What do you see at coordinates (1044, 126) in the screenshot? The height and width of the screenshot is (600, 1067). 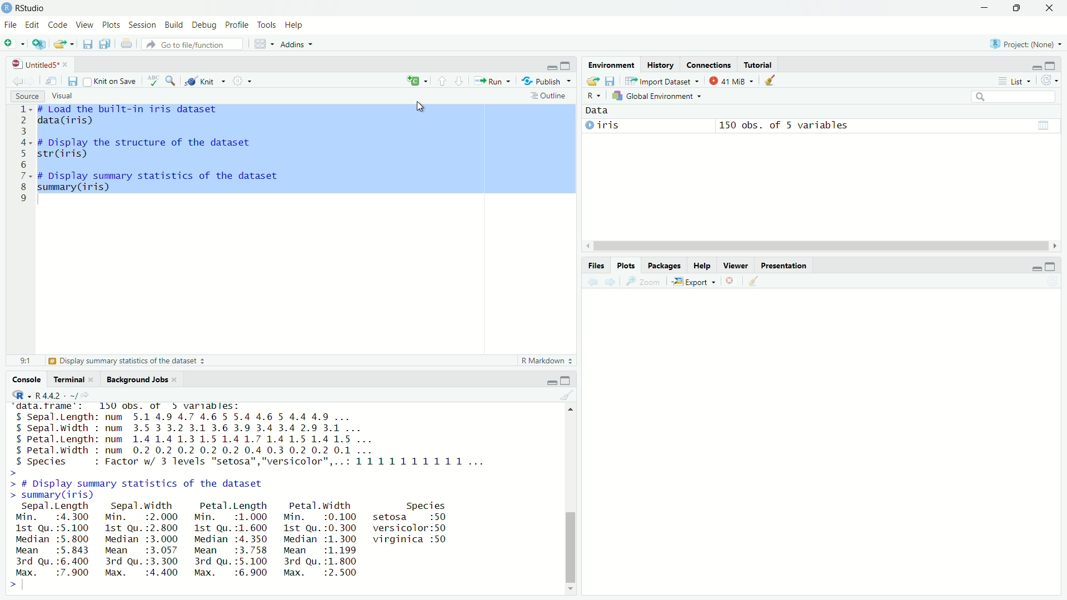 I see `Calender` at bounding box center [1044, 126].